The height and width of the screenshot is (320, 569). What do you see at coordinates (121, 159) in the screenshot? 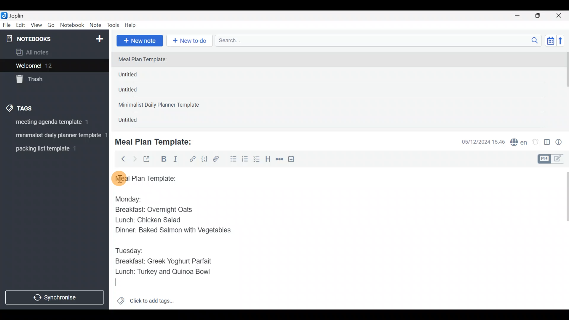
I see `Back` at bounding box center [121, 159].